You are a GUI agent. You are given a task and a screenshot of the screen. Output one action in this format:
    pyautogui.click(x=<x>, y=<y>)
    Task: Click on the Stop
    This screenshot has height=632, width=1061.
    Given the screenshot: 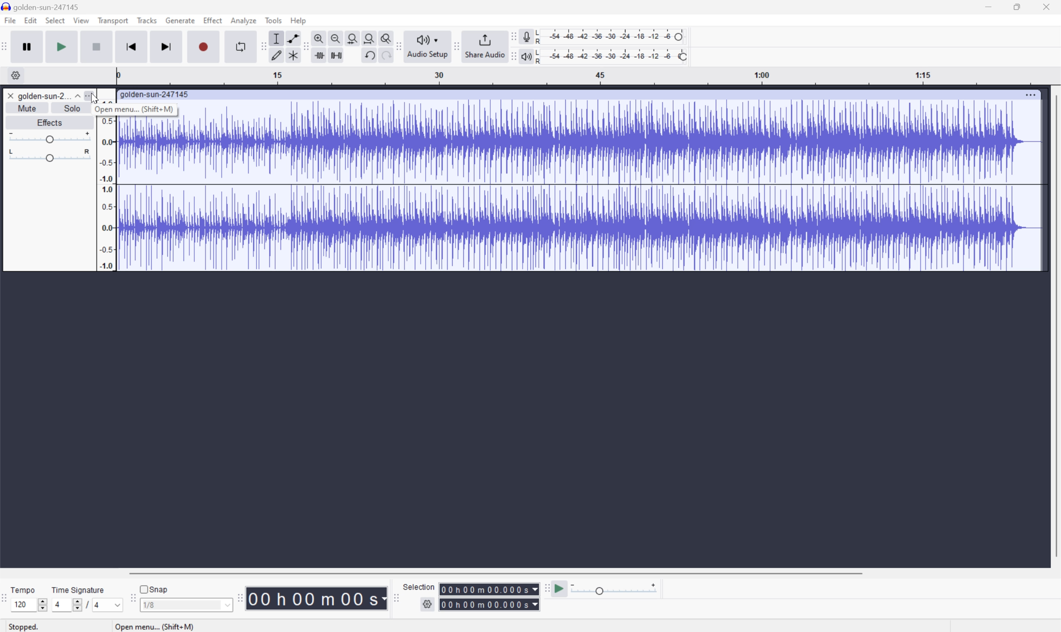 What is the action you would take?
    pyautogui.click(x=96, y=47)
    